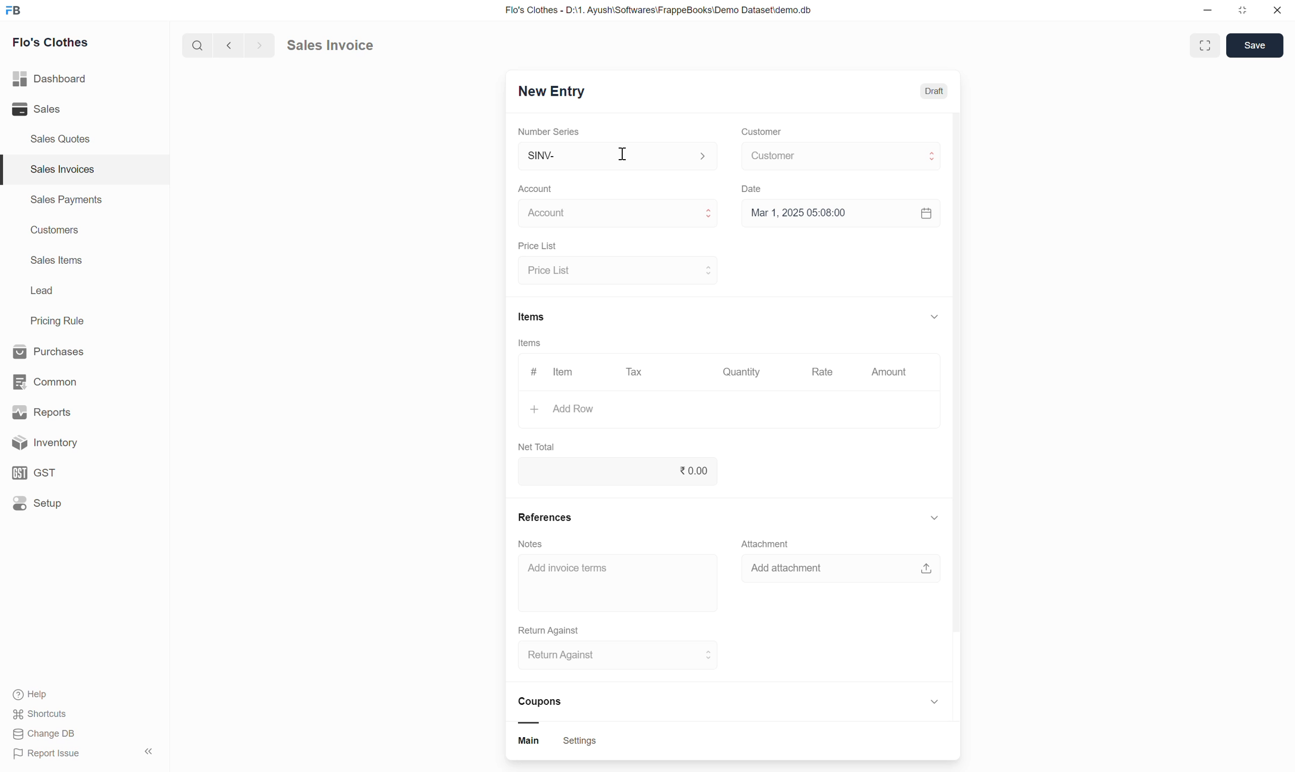 The image size is (1295, 772). Describe the element at coordinates (228, 47) in the screenshot. I see `go back ` at that location.